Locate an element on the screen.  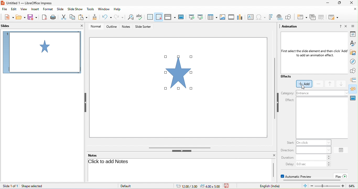
video/audio is located at coordinates (231, 17).